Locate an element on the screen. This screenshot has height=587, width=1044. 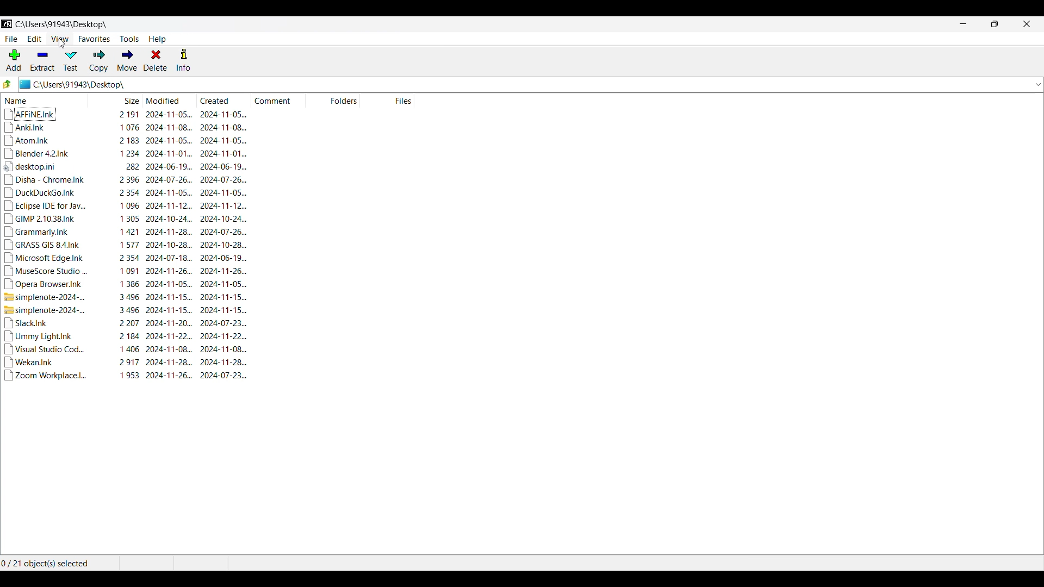
View is located at coordinates (60, 39).